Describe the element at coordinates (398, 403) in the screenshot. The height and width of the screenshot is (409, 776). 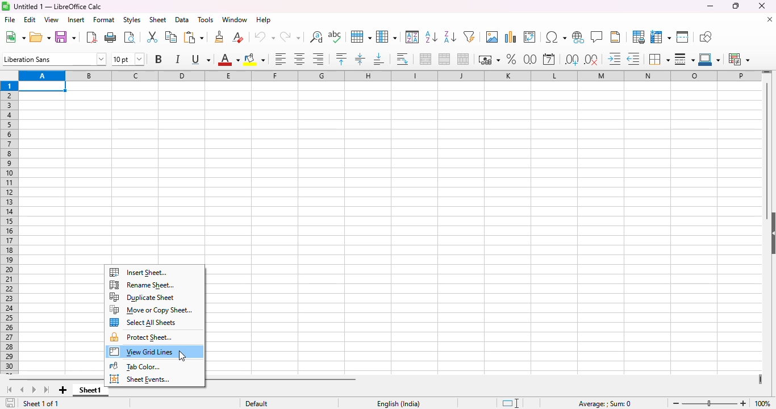
I see `text language` at that location.